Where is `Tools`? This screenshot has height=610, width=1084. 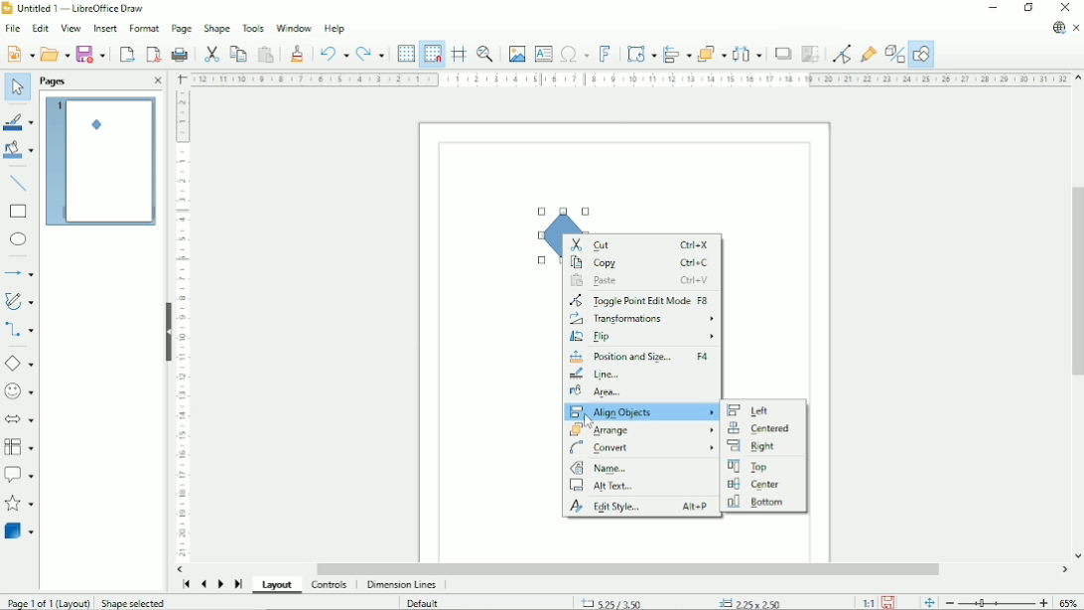 Tools is located at coordinates (253, 27).